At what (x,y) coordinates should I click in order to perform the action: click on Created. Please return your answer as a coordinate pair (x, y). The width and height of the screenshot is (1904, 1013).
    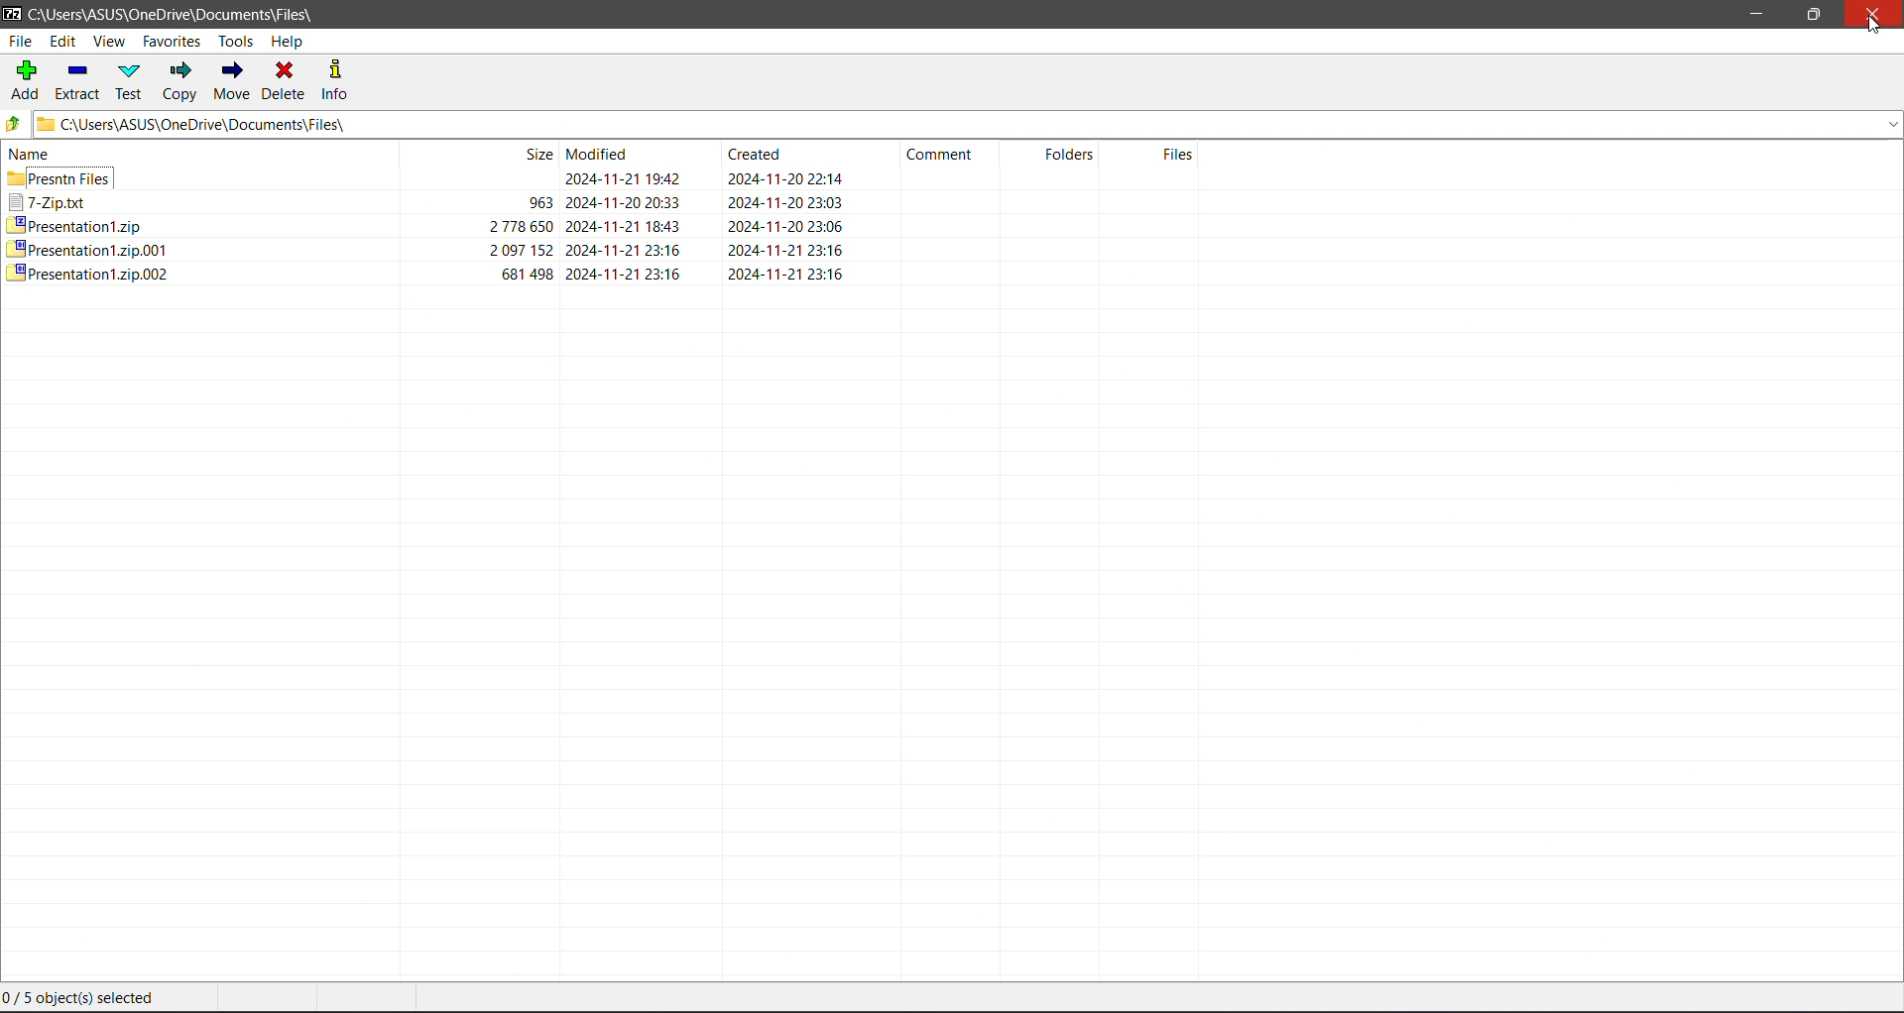
    Looking at the image, I should click on (759, 156).